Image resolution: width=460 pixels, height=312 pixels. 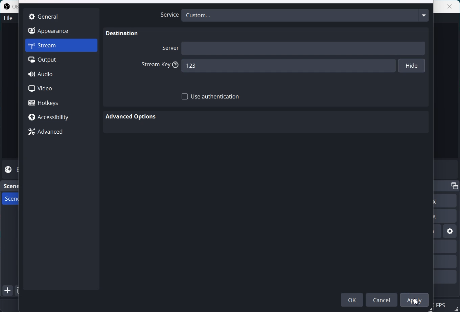 I want to click on Accessibility, so click(x=61, y=118).